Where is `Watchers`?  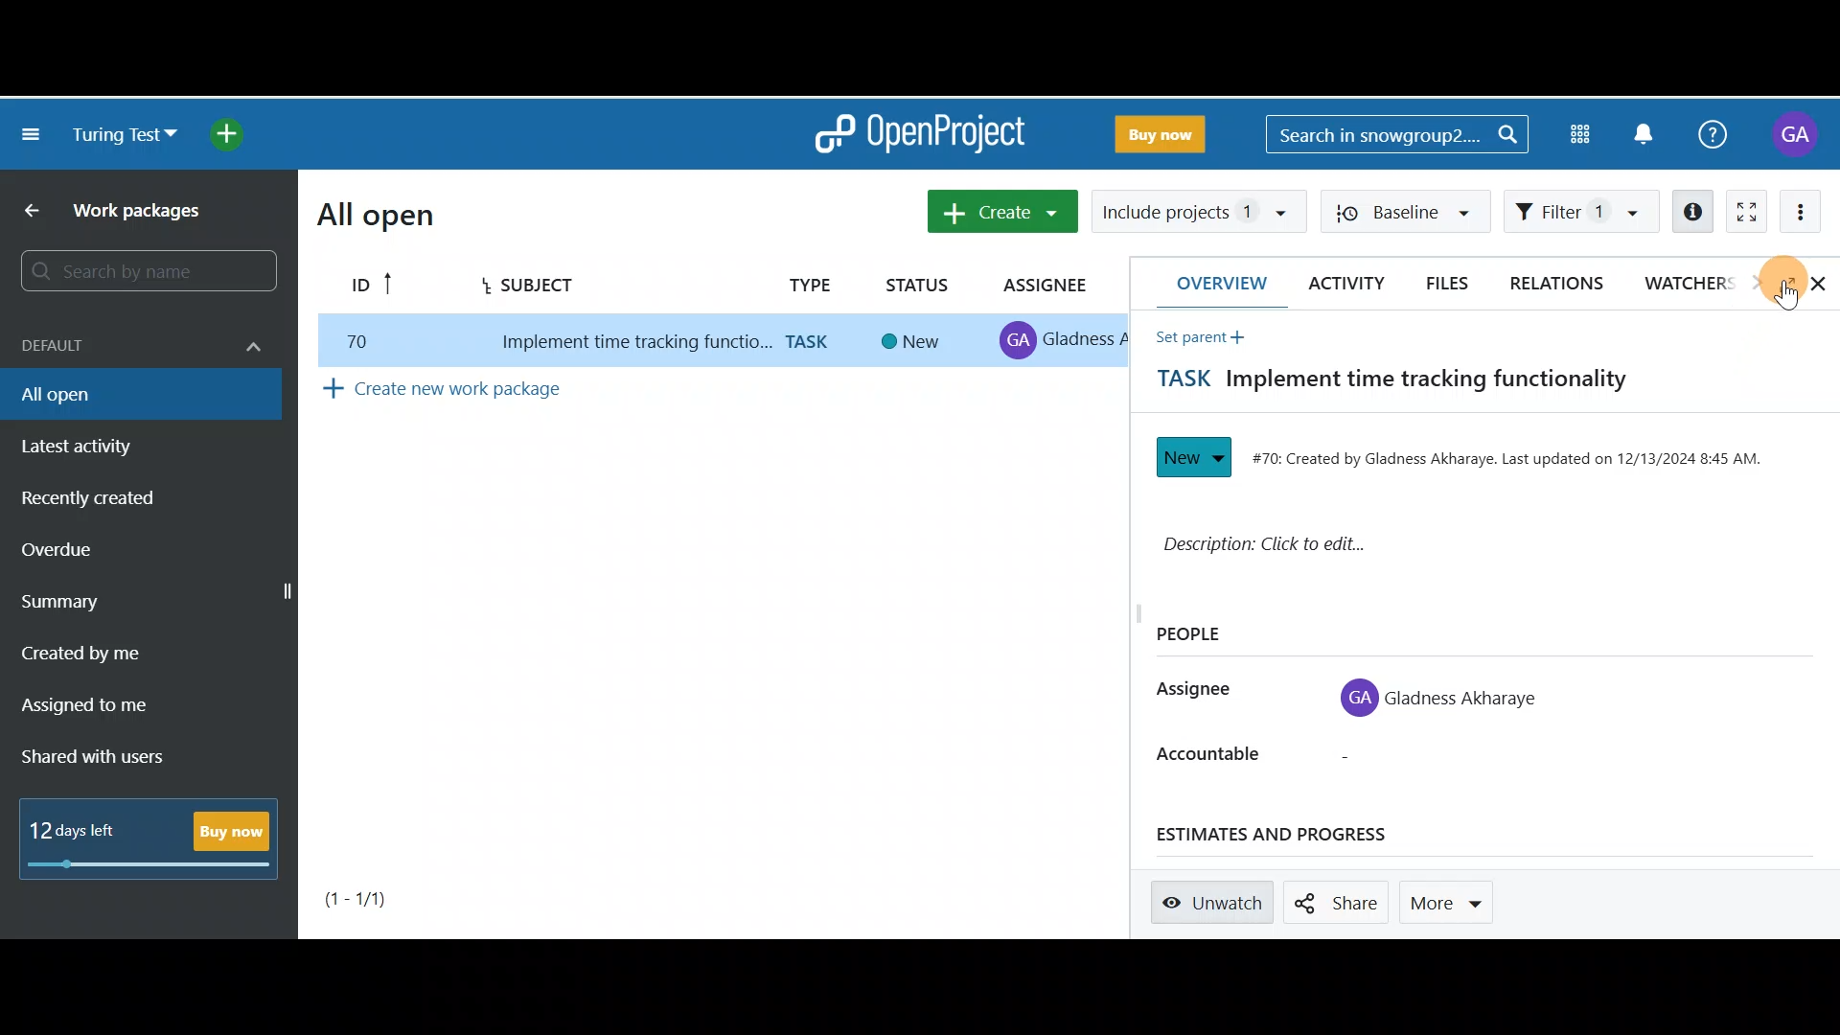 Watchers is located at coordinates (1687, 284).